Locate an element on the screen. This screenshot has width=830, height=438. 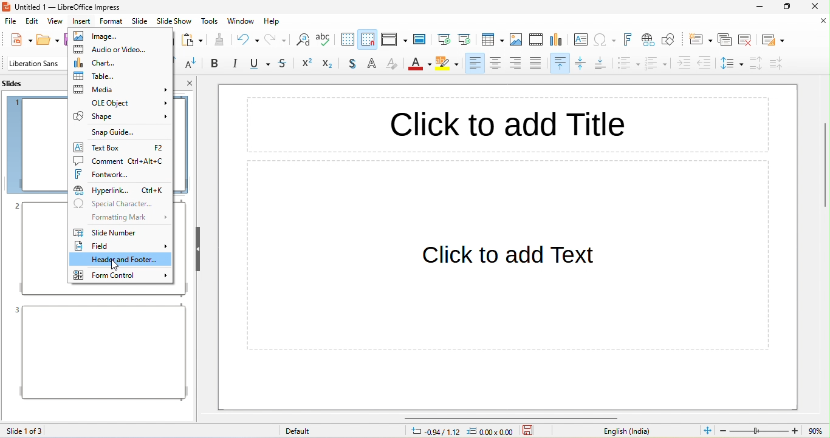
subscript is located at coordinates (331, 64).